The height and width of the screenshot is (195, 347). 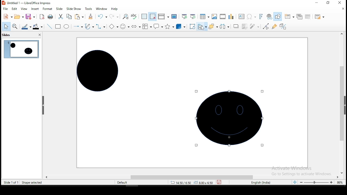 What do you see at coordinates (328, 3) in the screenshot?
I see `restore` at bounding box center [328, 3].